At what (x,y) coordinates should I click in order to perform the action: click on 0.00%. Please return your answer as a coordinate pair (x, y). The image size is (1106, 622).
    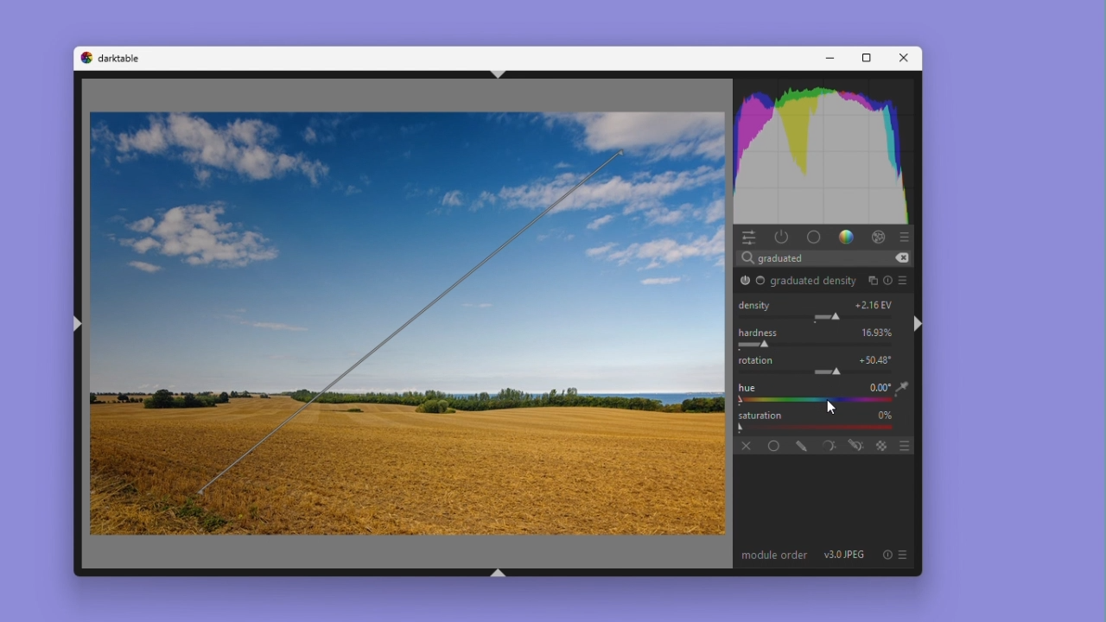
    Looking at the image, I should click on (879, 332).